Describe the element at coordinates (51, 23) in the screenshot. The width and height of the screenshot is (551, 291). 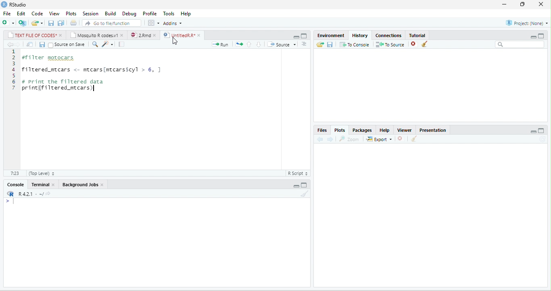
I see `save` at that location.